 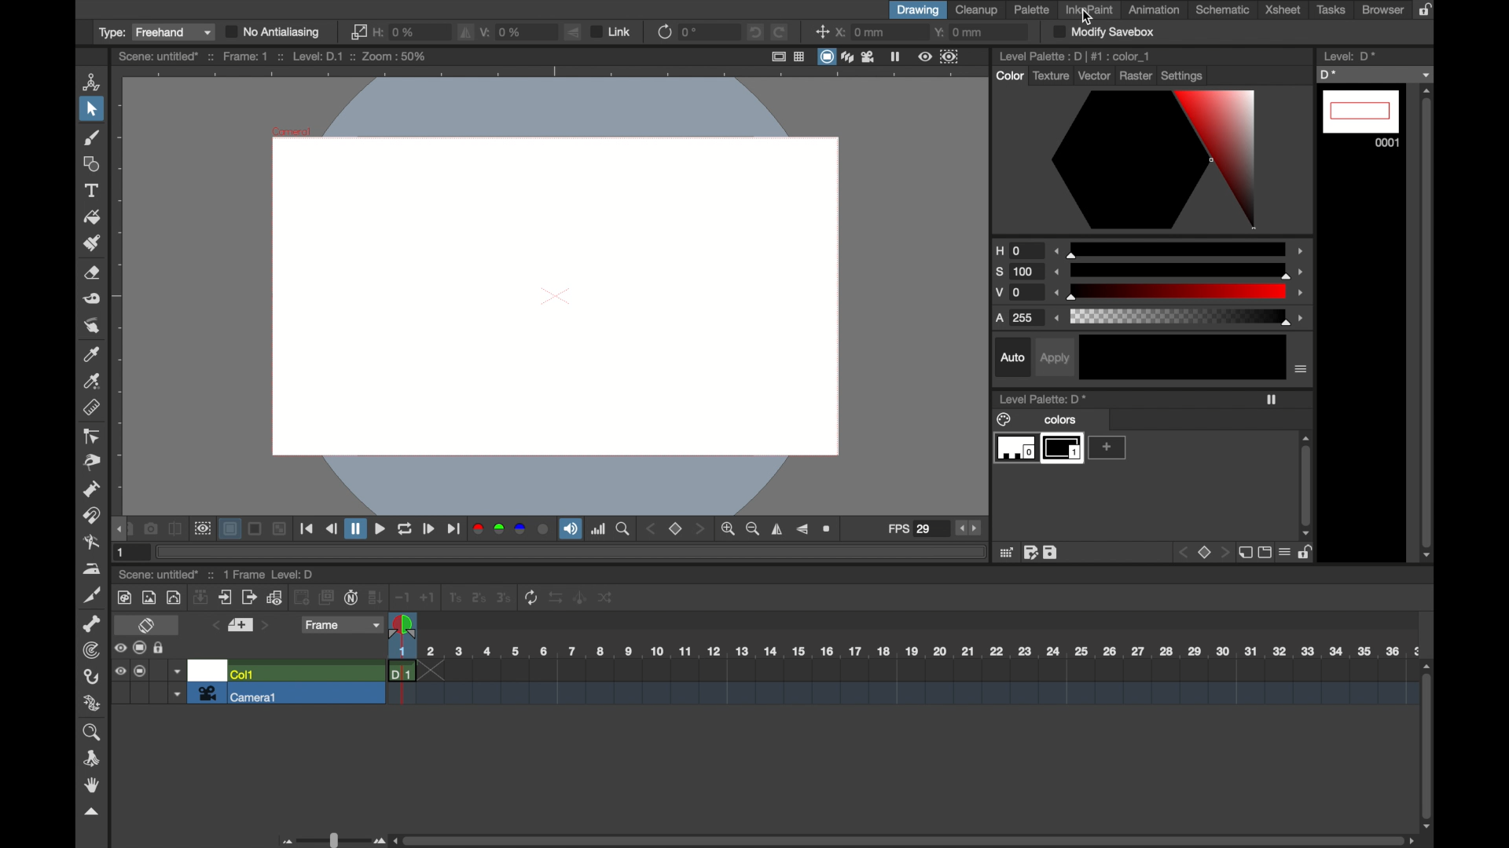 I want to click on frame, so click(x=341, y=625).